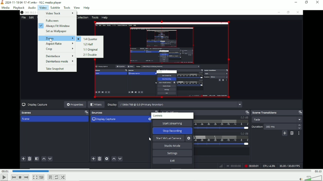  I want to click on set as wallpaper, so click(57, 31).